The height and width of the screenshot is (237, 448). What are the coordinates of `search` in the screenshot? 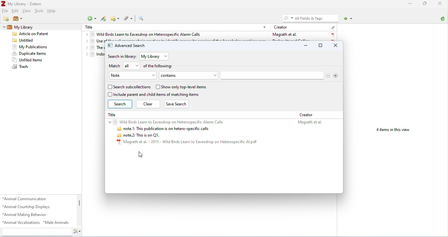 It's located at (120, 104).